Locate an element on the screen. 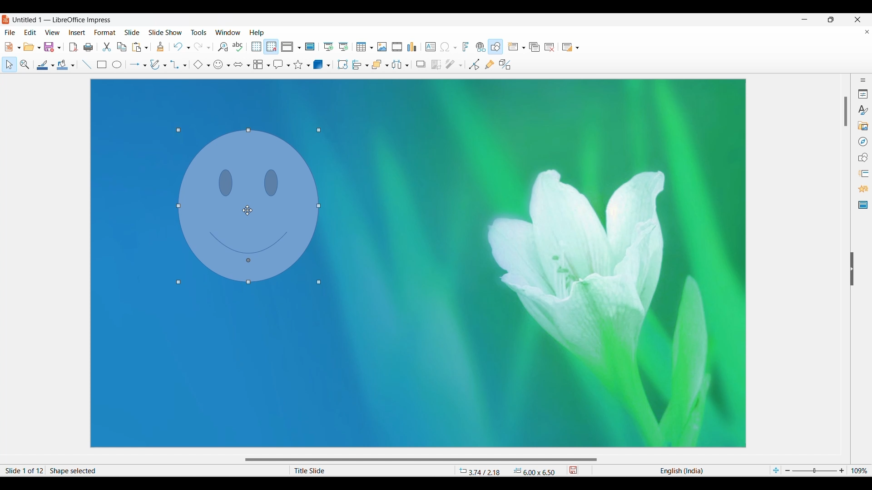  Slide layout options is located at coordinates (577, 48).